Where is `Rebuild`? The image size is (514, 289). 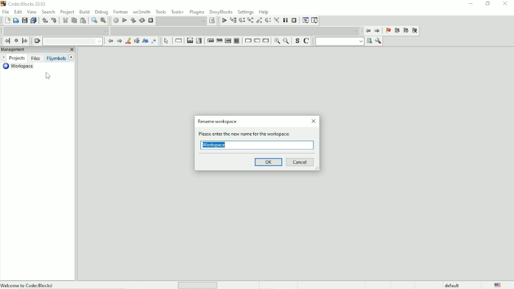 Rebuild is located at coordinates (142, 21).